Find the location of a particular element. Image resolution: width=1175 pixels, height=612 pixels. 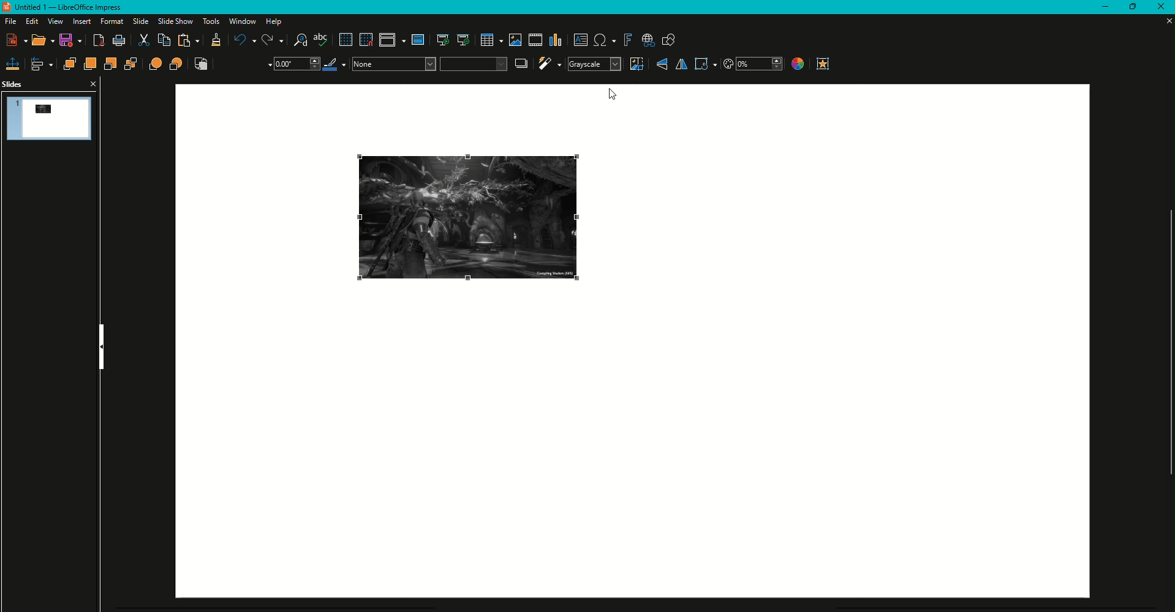

Area/Style is located at coordinates (429, 64).